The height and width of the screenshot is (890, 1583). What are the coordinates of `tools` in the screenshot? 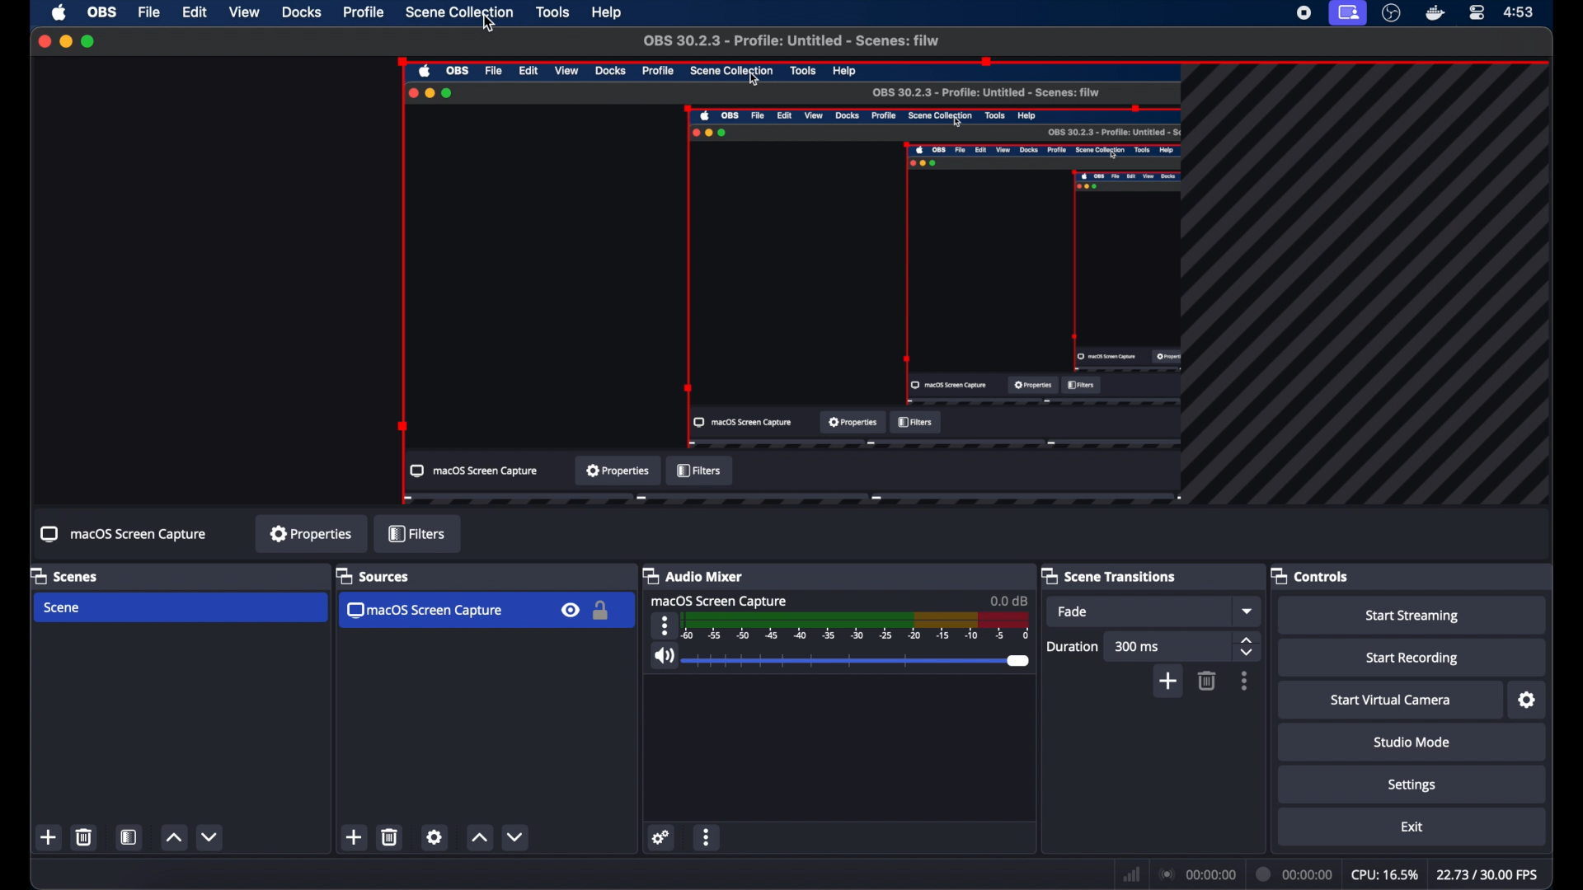 It's located at (552, 12).